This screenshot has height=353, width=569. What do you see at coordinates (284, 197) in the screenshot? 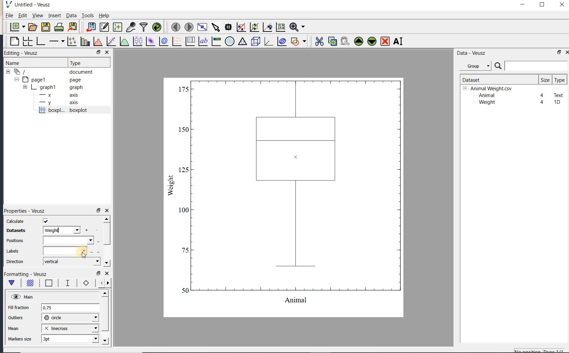
I see `box plot` at bounding box center [284, 197].